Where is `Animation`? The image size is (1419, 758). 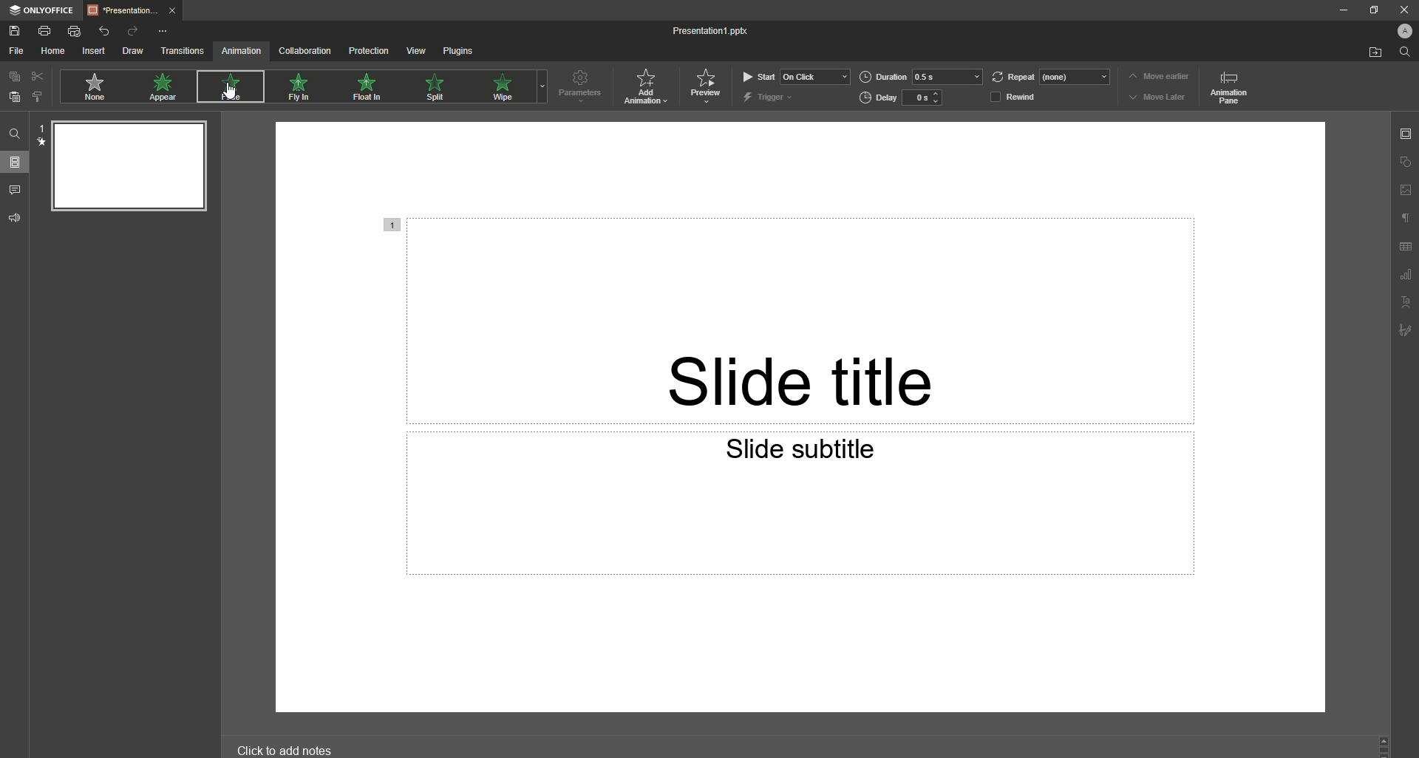
Animation is located at coordinates (239, 52).